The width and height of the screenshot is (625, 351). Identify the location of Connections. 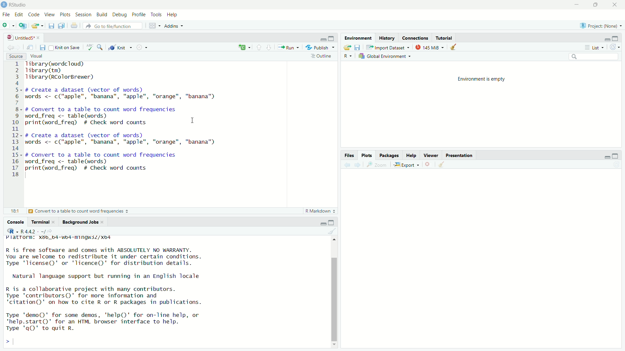
(416, 38).